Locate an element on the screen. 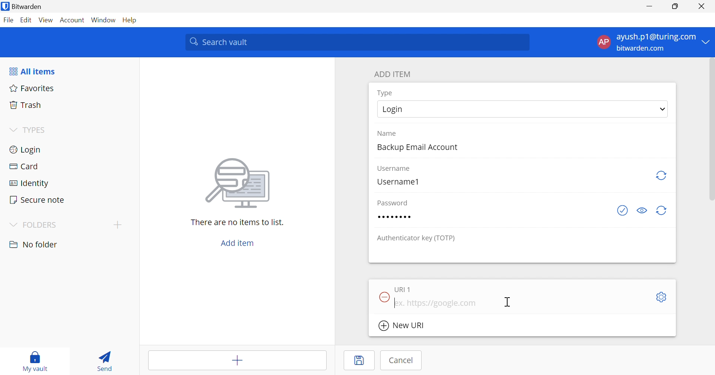 Image resolution: width=715 pixels, height=375 pixels. No folder is located at coordinates (34, 245).